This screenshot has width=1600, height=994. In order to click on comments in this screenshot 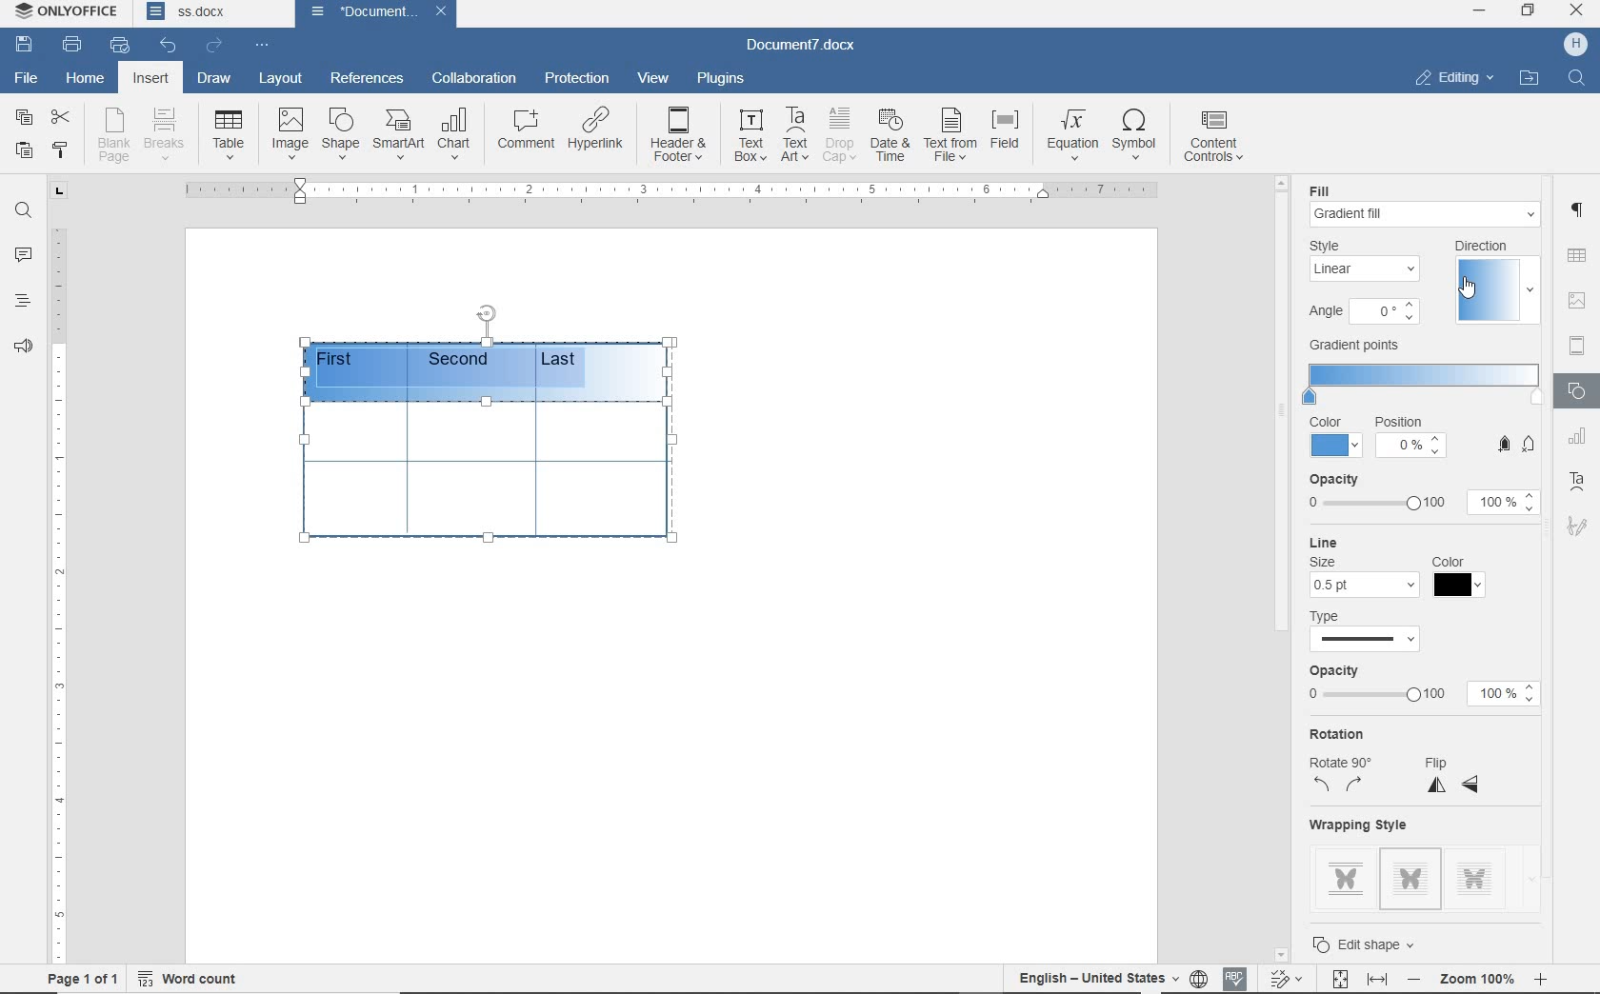, I will do `click(25, 255)`.